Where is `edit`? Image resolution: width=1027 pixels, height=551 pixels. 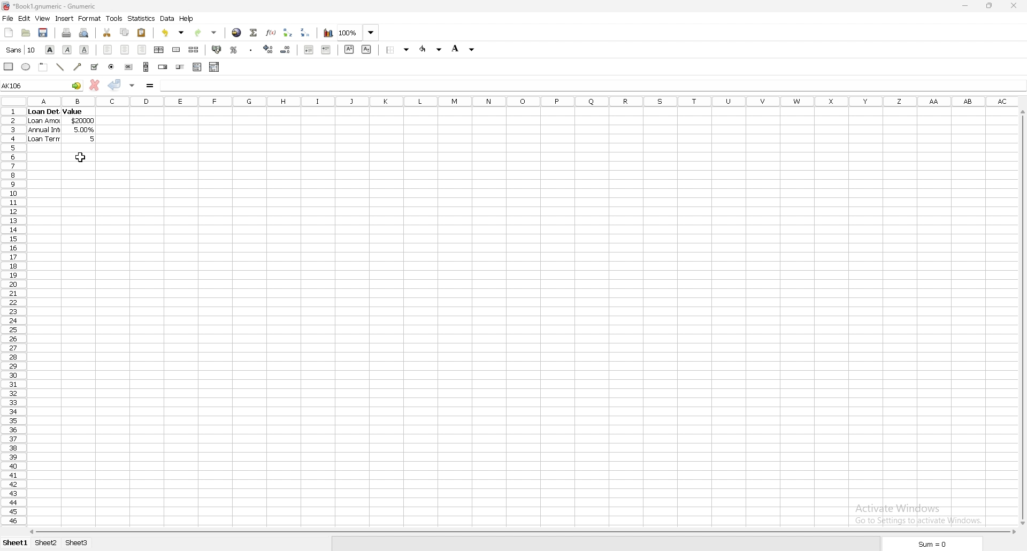 edit is located at coordinates (24, 18).